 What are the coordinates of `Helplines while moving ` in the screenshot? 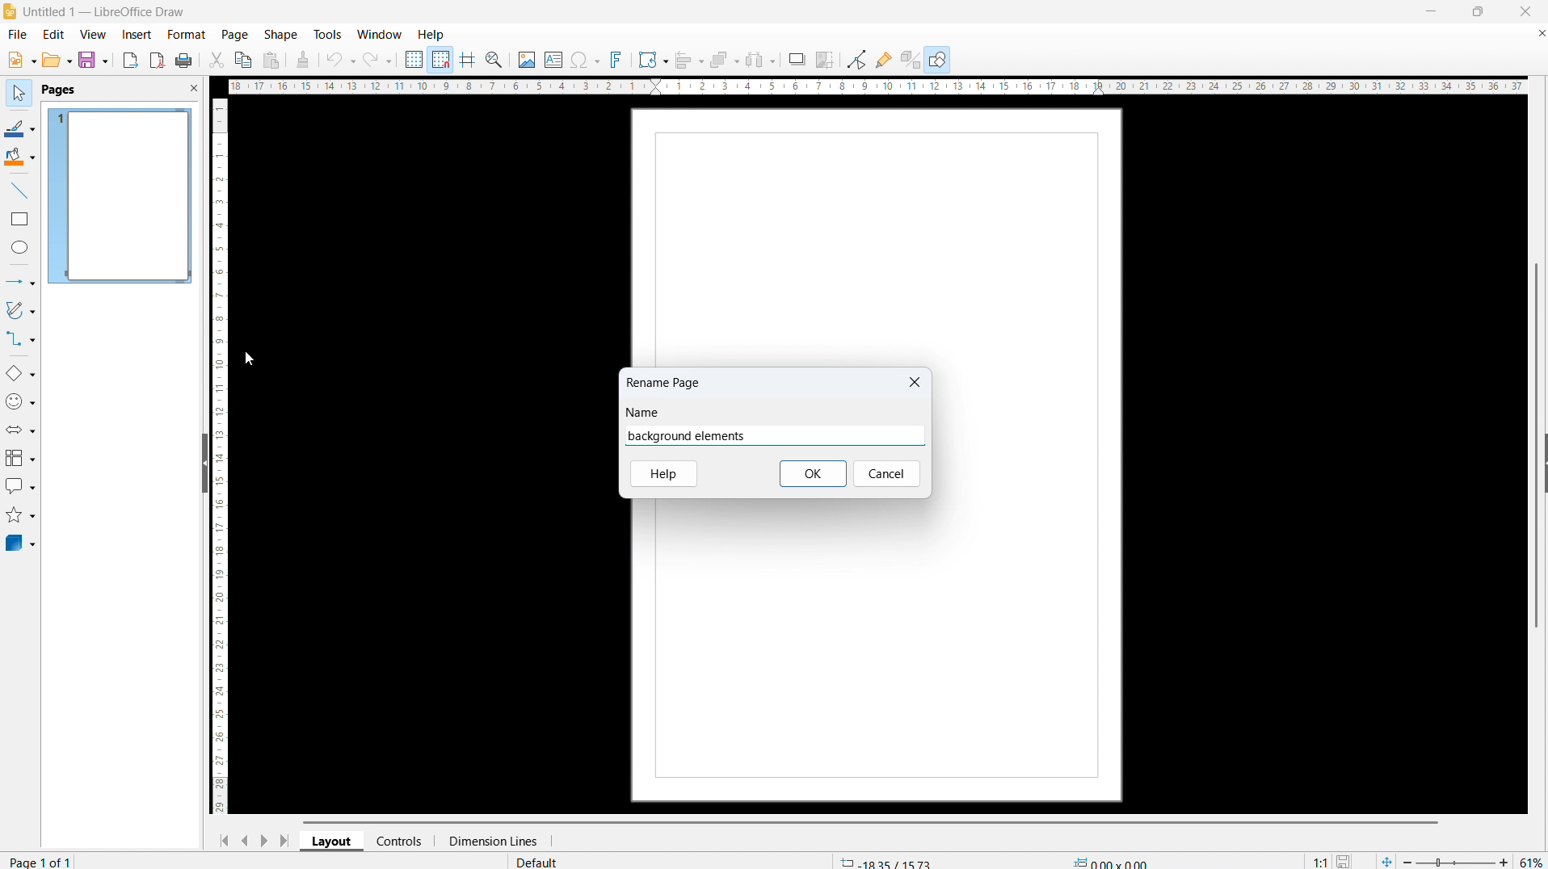 It's located at (468, 59).